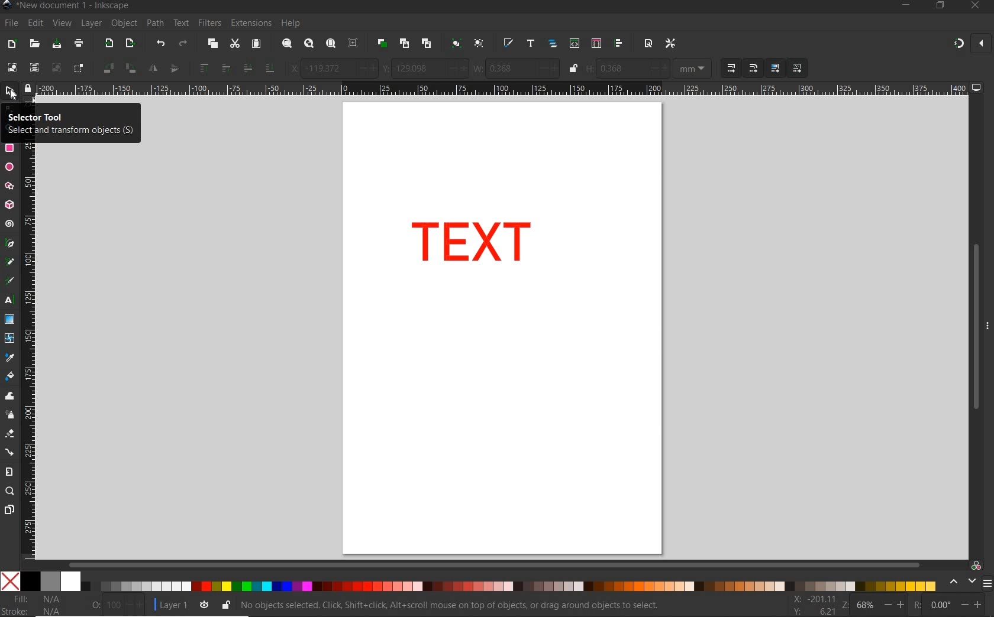 Image resolution: width=994 pixels, height=617 pixels. I want to click on CONNECTOR TOOL, so click(10, 453).